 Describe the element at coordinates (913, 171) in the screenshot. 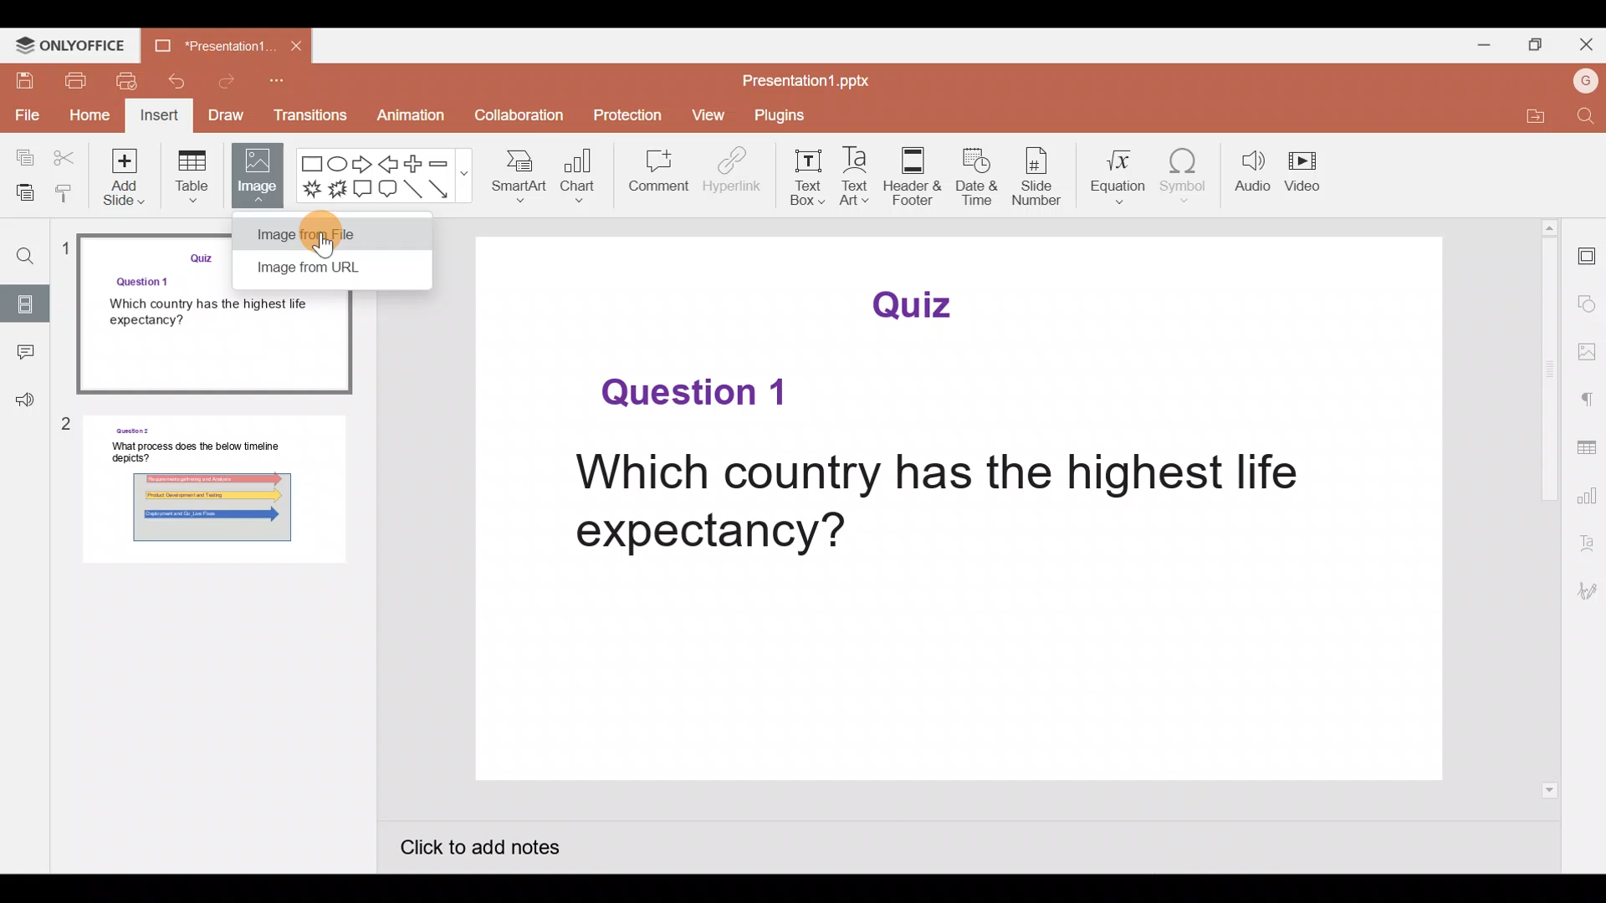

I see `Header & footer` at that location.